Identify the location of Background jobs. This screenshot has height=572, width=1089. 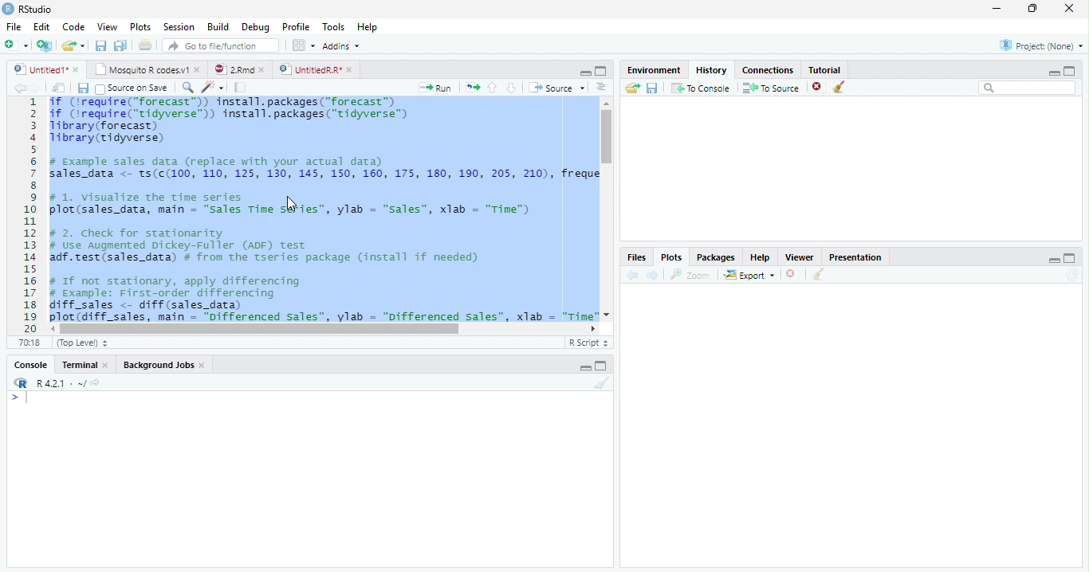
(164, 365).